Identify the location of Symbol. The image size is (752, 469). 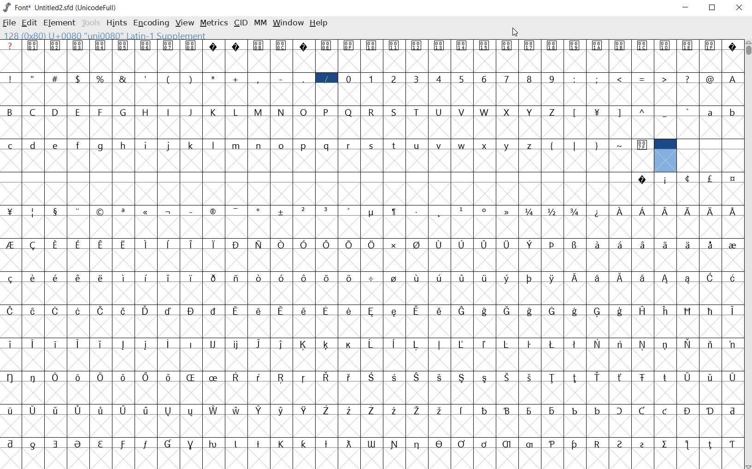
(598, 311).